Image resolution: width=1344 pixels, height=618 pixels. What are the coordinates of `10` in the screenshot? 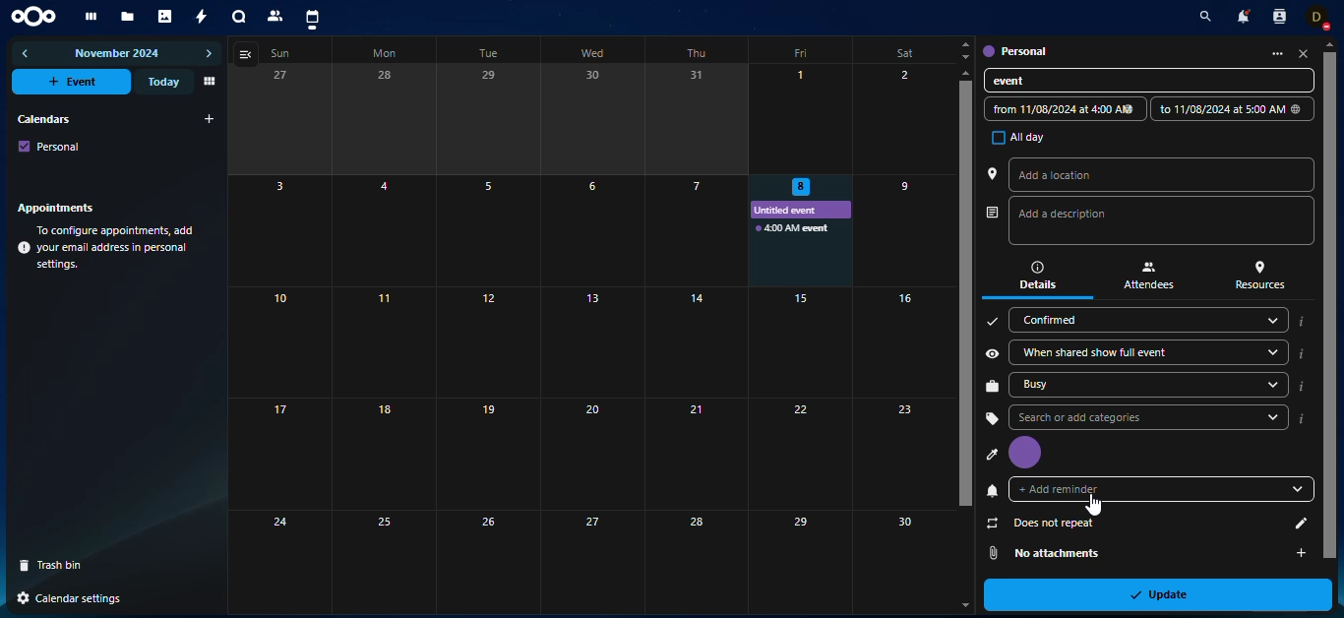 It's located at (281, 342).